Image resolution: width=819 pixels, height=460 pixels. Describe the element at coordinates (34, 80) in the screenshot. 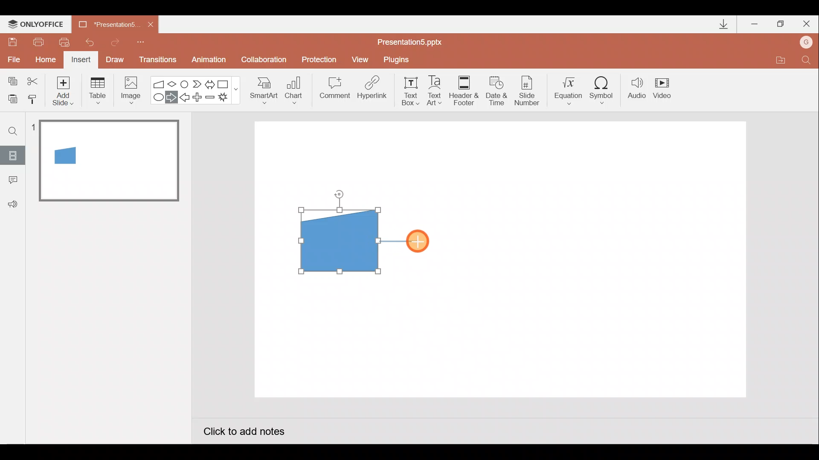

I see `Cut` at that location.